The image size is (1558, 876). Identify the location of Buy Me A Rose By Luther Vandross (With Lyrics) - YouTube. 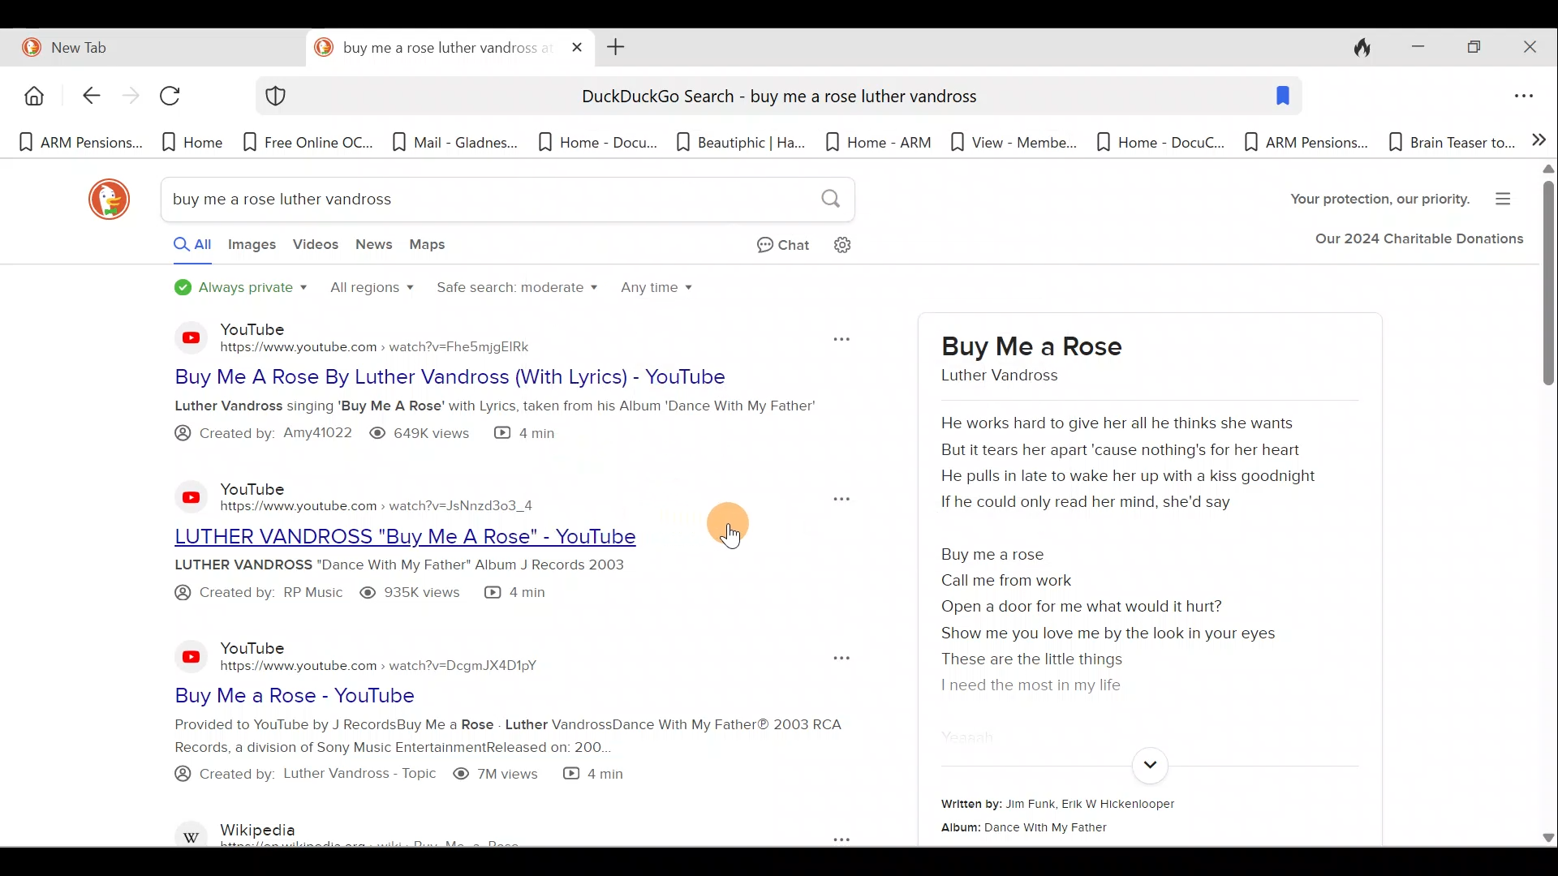
(476, 377).